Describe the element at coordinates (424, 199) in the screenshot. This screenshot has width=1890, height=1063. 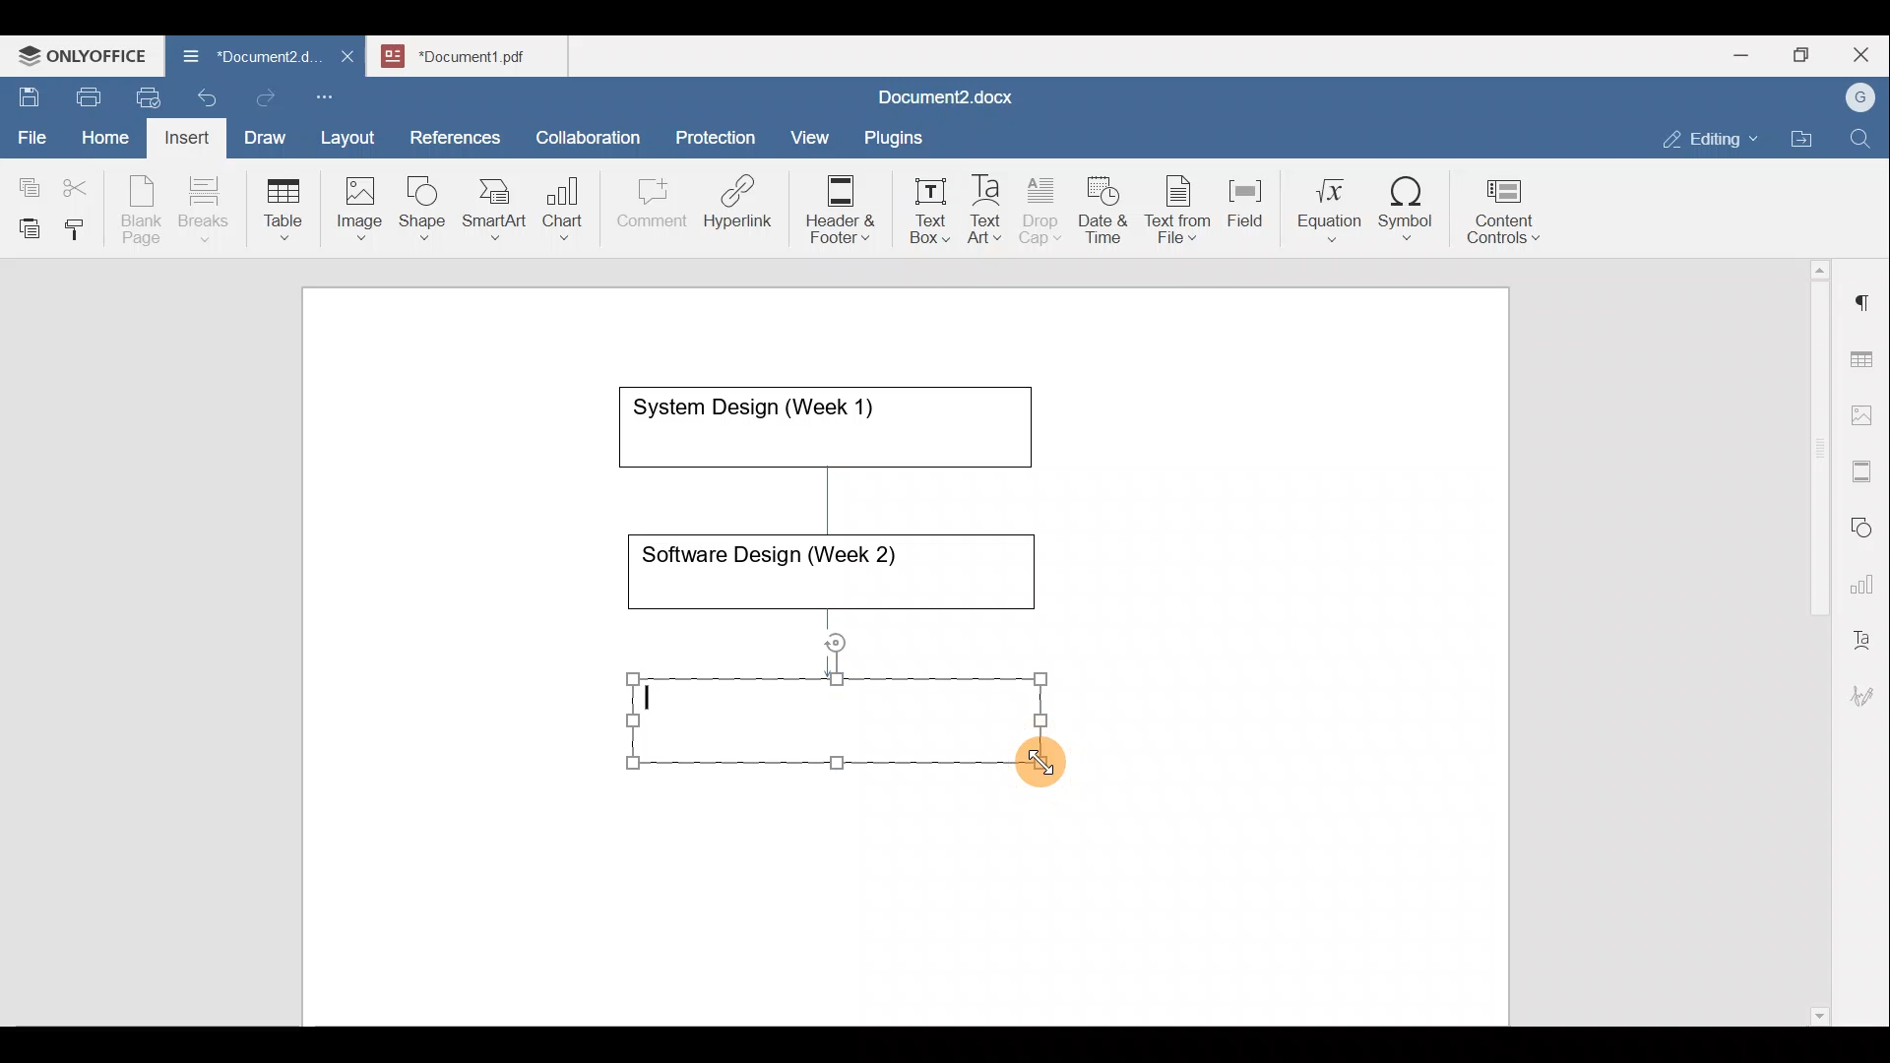
I see `Shape` at that location.